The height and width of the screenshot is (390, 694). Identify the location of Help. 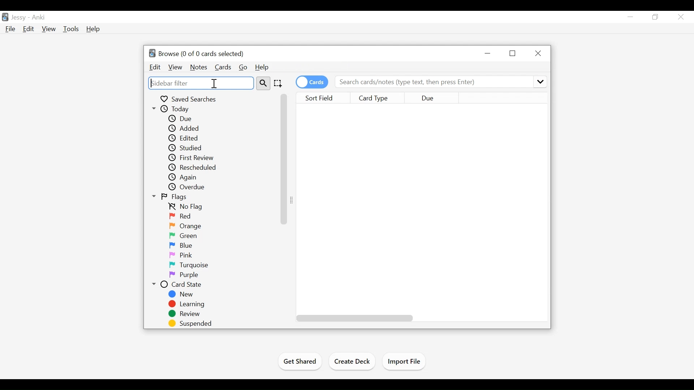
(262, 66).